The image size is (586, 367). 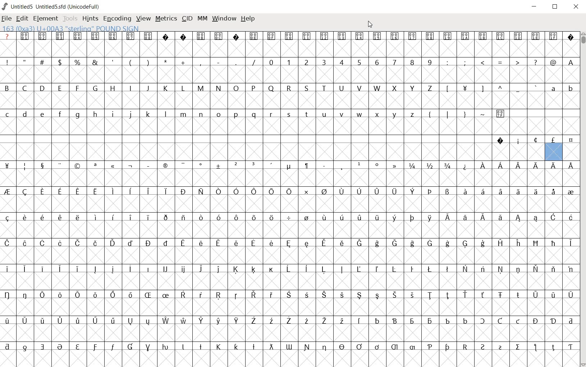 I want to click on }, so click(x=464, y=113).